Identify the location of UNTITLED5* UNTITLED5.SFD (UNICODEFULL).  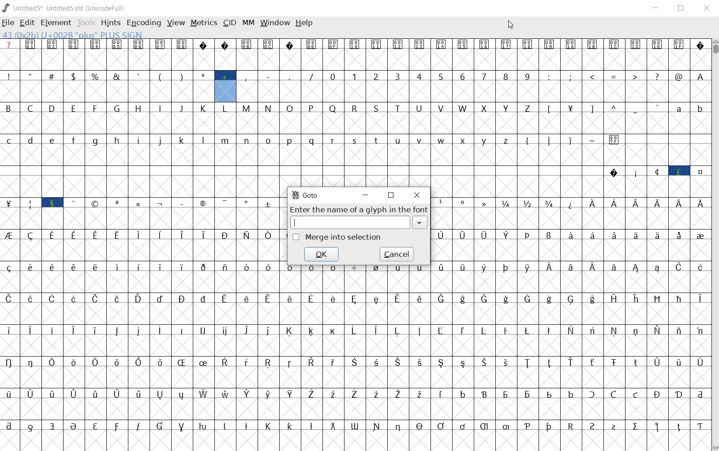
(66, 8).